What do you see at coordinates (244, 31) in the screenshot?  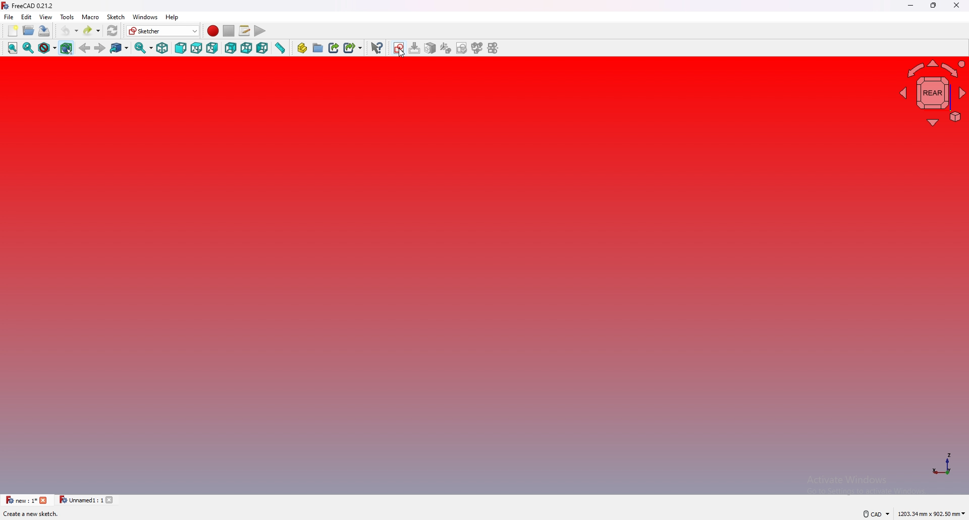 I see `macros` at bounding box center [244, 31].